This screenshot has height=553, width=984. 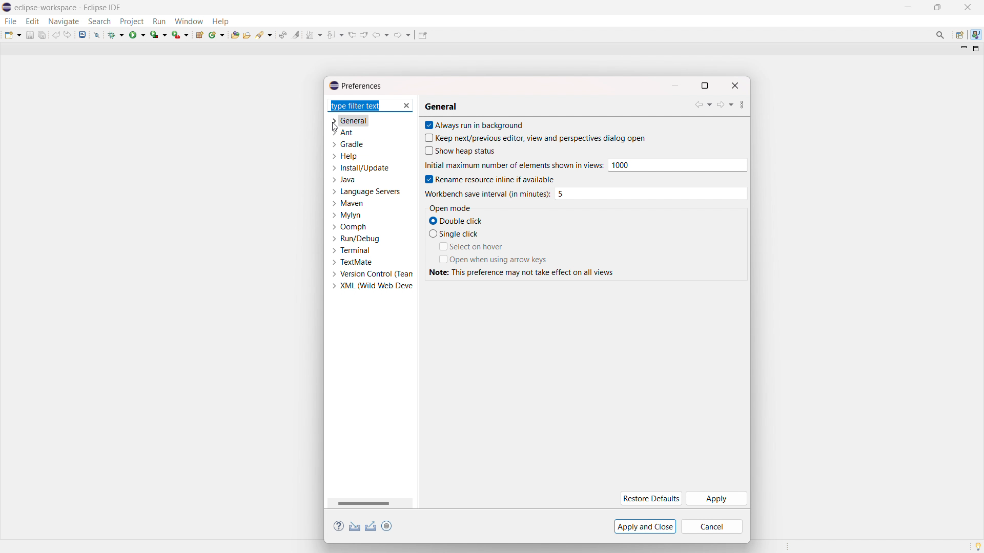 What do you see at coordinates (405, 106) in the screenshot?
I see `delete filter` at bounding box center [405, 106].